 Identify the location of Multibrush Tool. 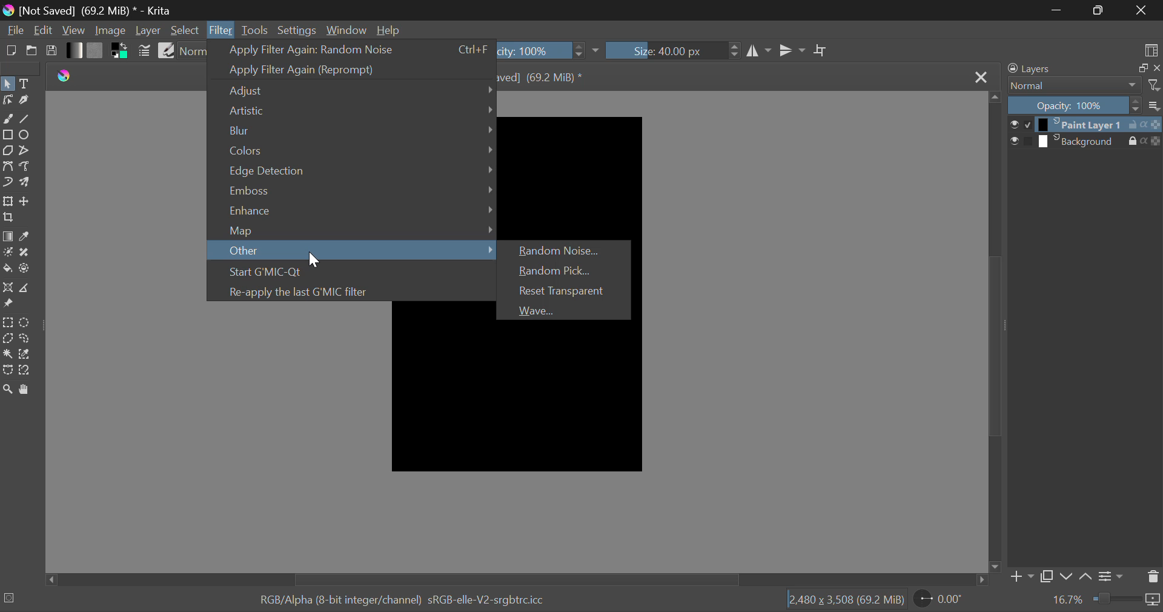
(25, 183).